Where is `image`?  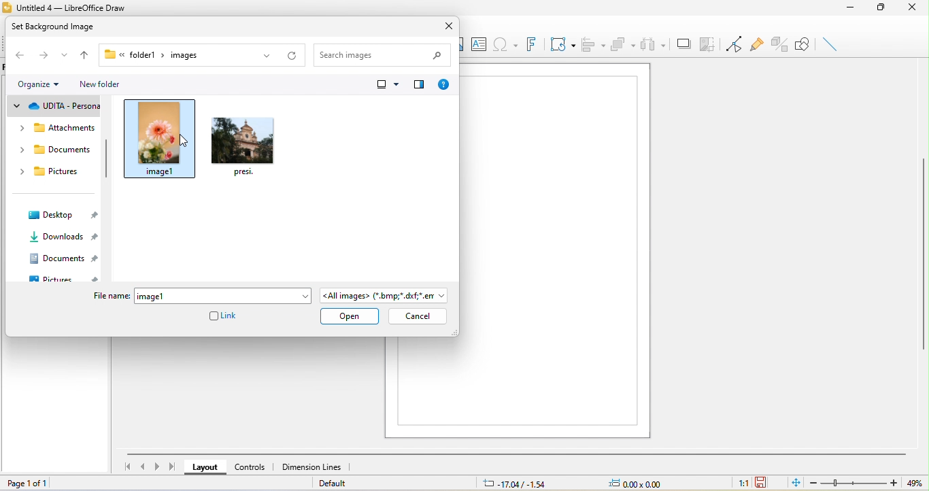
image is located at coordinates (248, 148).